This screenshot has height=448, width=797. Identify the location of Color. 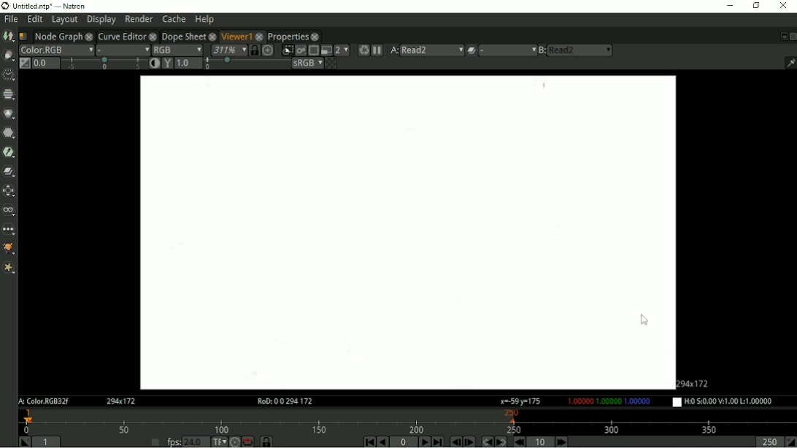
(9, 113).